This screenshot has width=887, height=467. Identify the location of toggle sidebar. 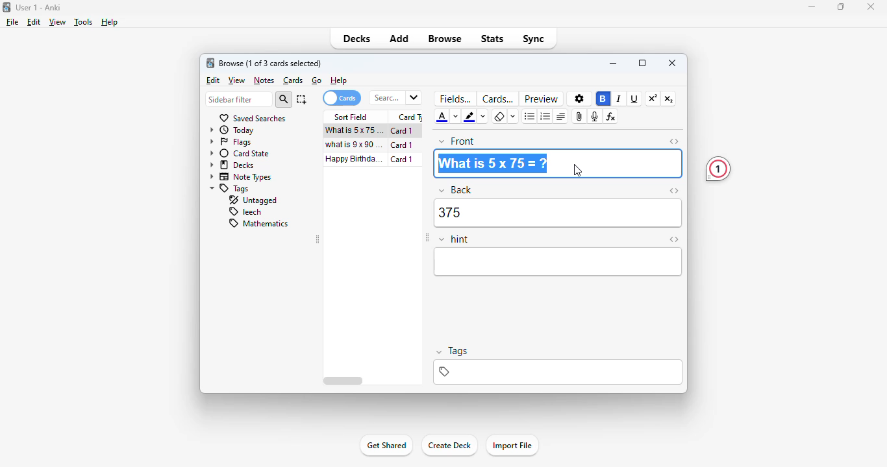
(427, 238).